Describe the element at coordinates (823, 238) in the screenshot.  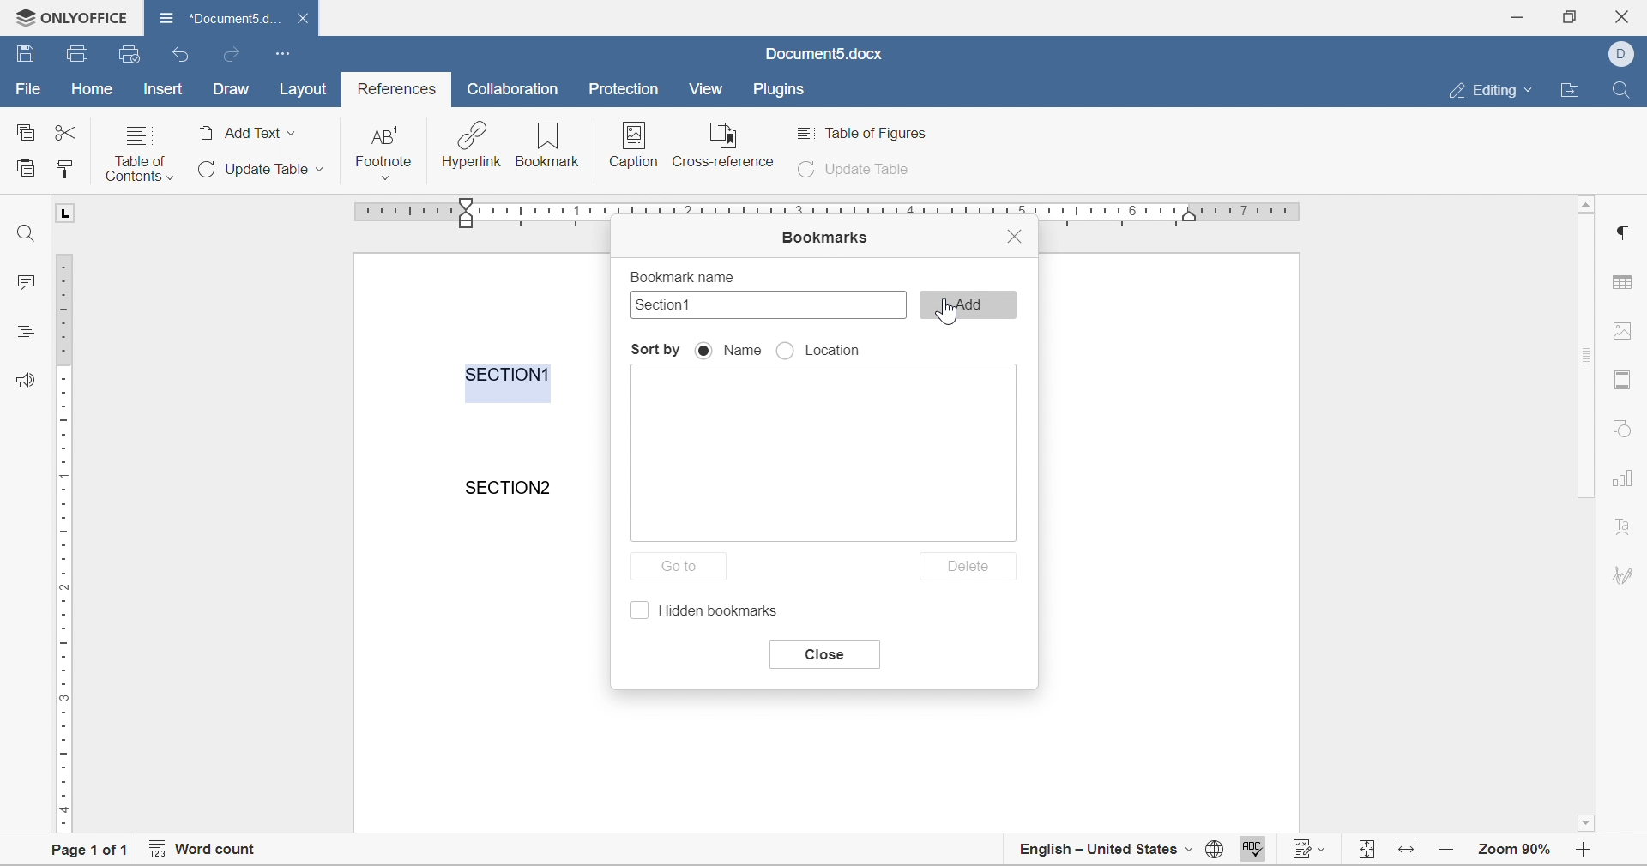
I see `bookmarks` at that location.